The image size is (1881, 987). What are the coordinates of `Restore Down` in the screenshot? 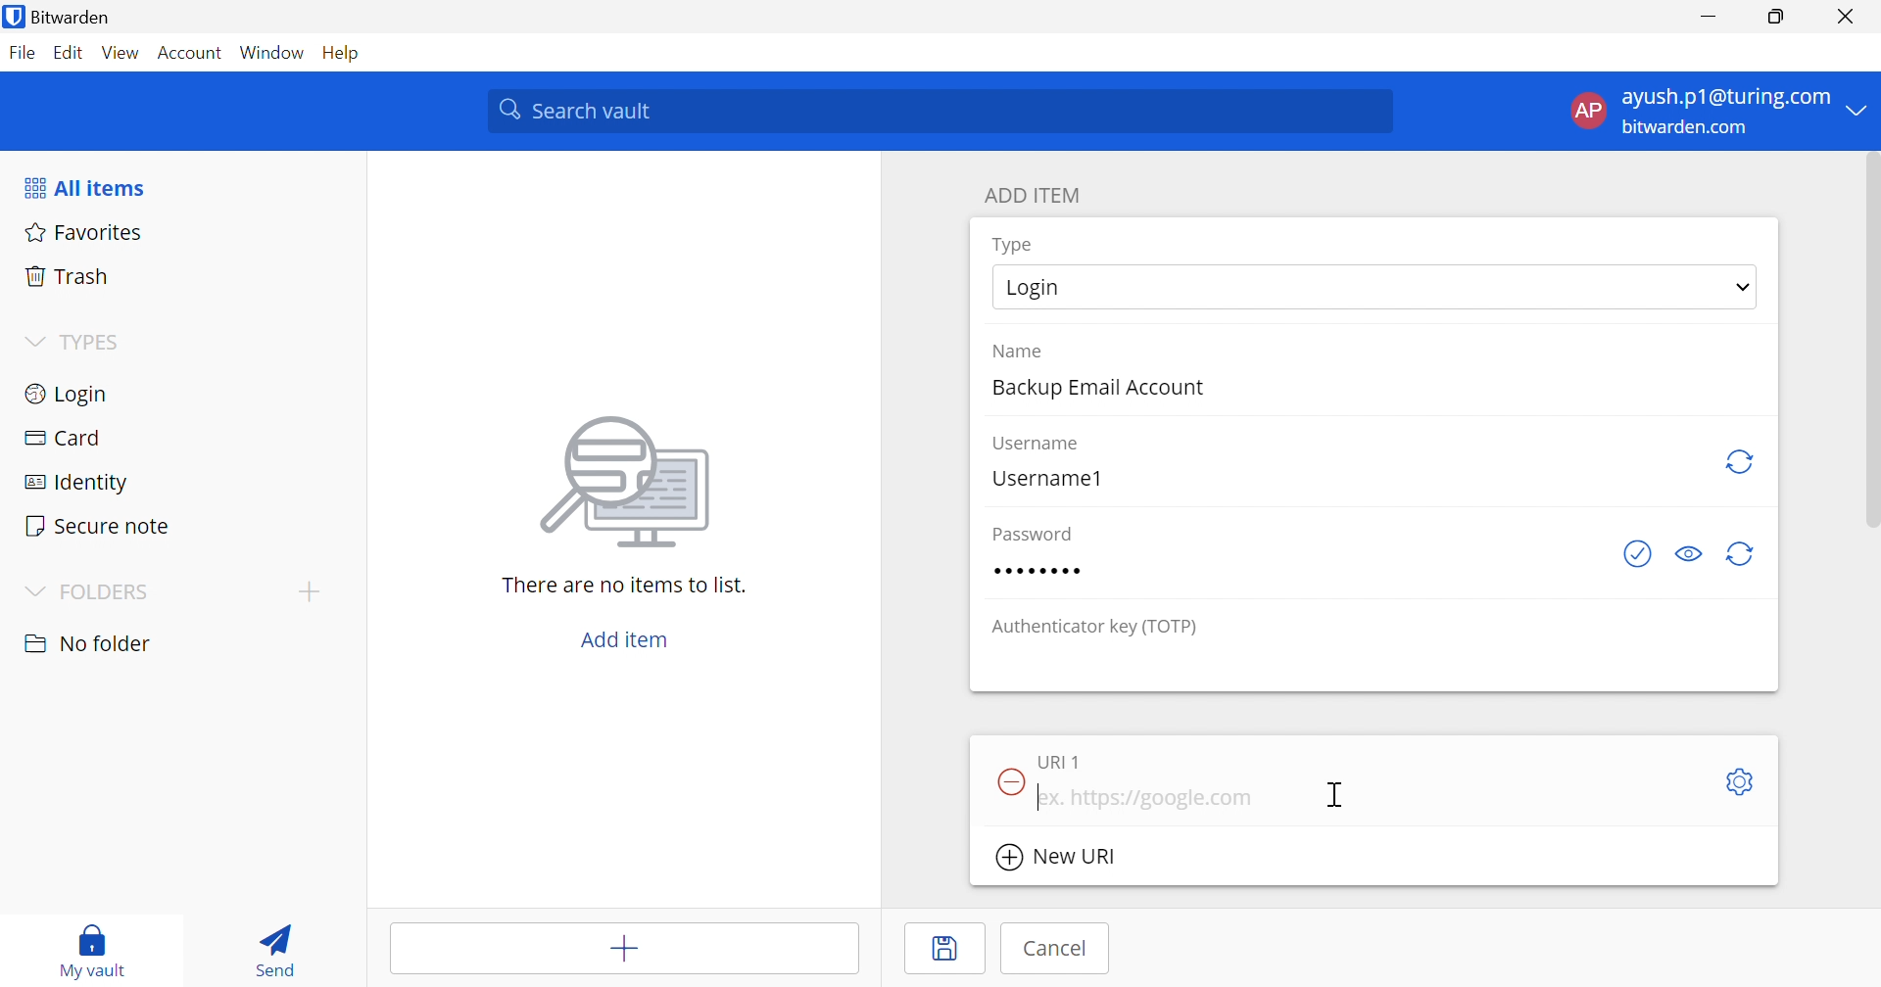 It's located at (1775, 15).